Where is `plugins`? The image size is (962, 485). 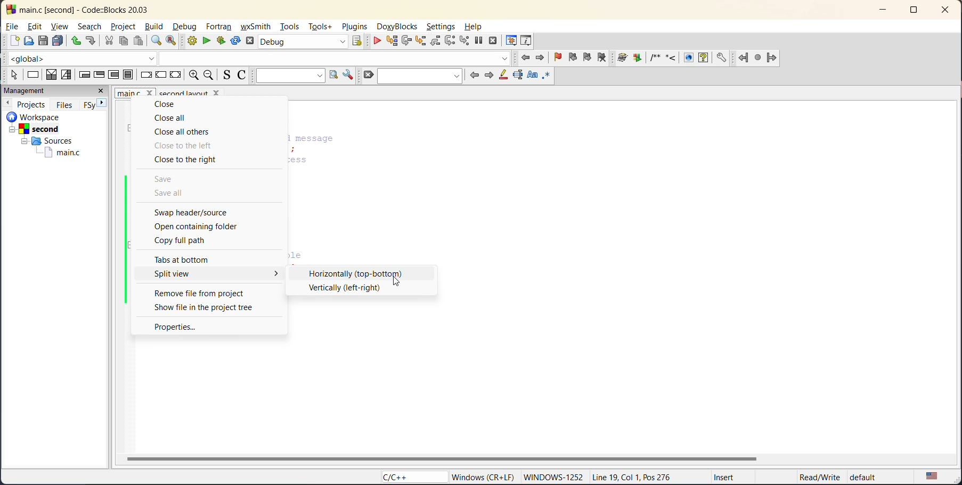 plugins is located at coordinates (354, 26).